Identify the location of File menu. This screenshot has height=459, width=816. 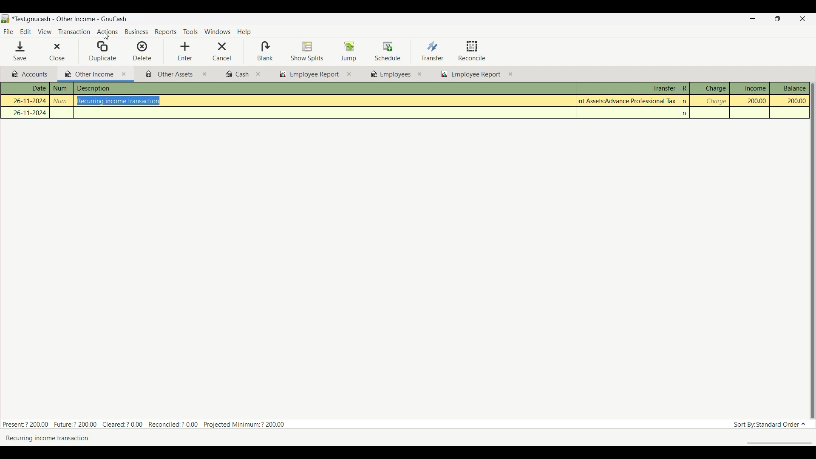
(8, 32).